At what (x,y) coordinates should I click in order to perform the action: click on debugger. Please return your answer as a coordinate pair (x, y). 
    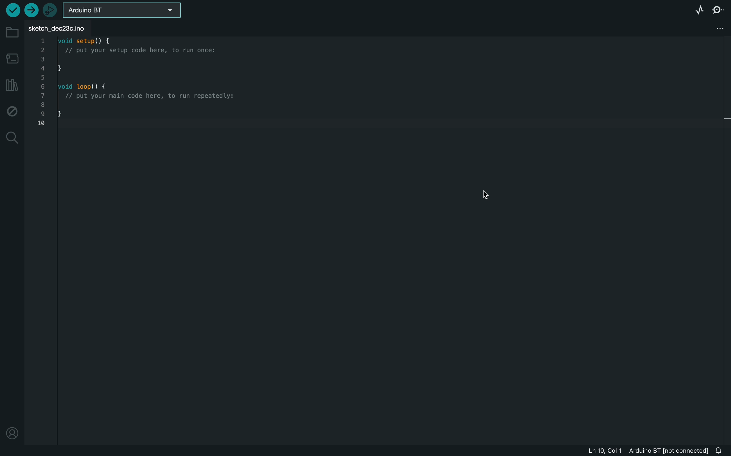
    Looking at the image, I should click on (50, 9).